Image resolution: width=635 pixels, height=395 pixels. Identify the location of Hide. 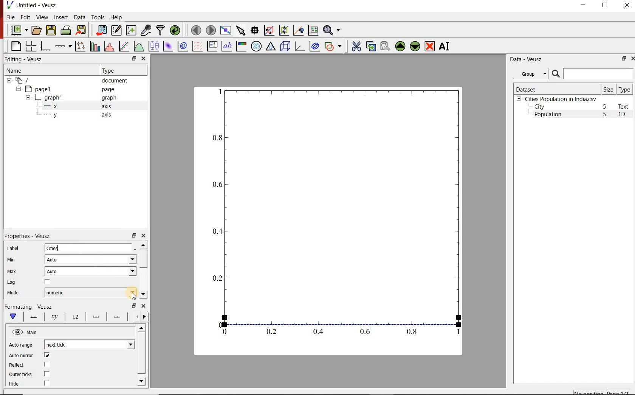
(18, 386).